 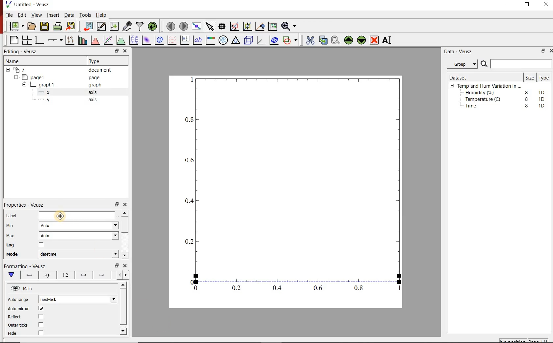 I want to click on open a document, so click(x=32, y=27).